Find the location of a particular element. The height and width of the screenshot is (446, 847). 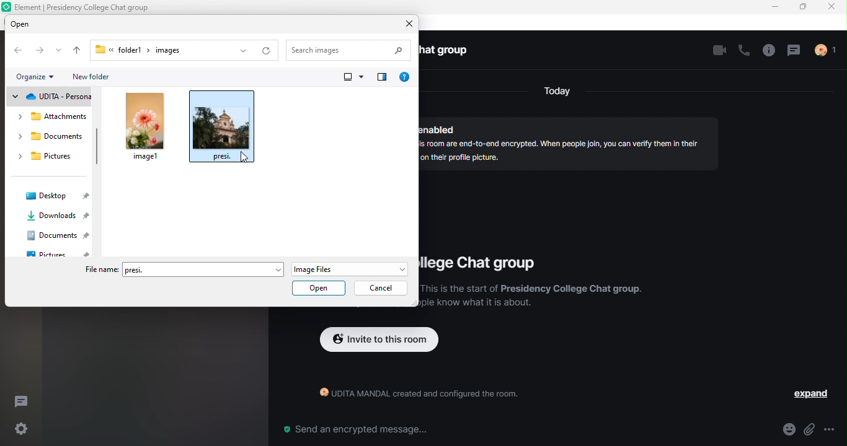

previous location is located at coordinates (241, 51).